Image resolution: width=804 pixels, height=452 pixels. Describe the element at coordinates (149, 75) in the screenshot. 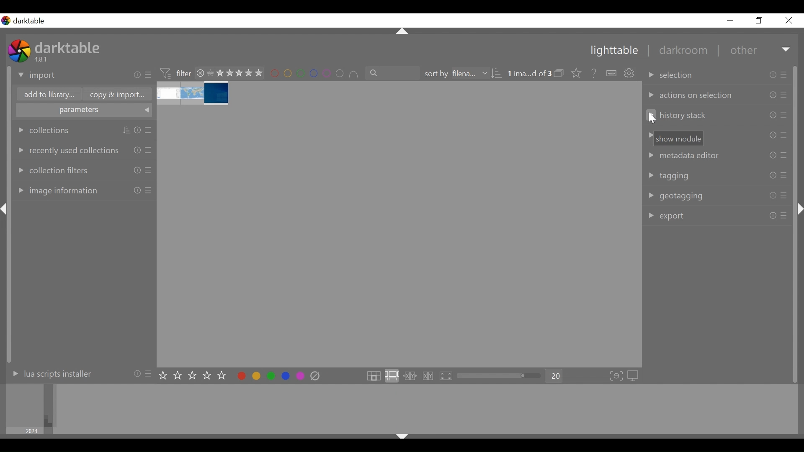

I see `presets` at that location.